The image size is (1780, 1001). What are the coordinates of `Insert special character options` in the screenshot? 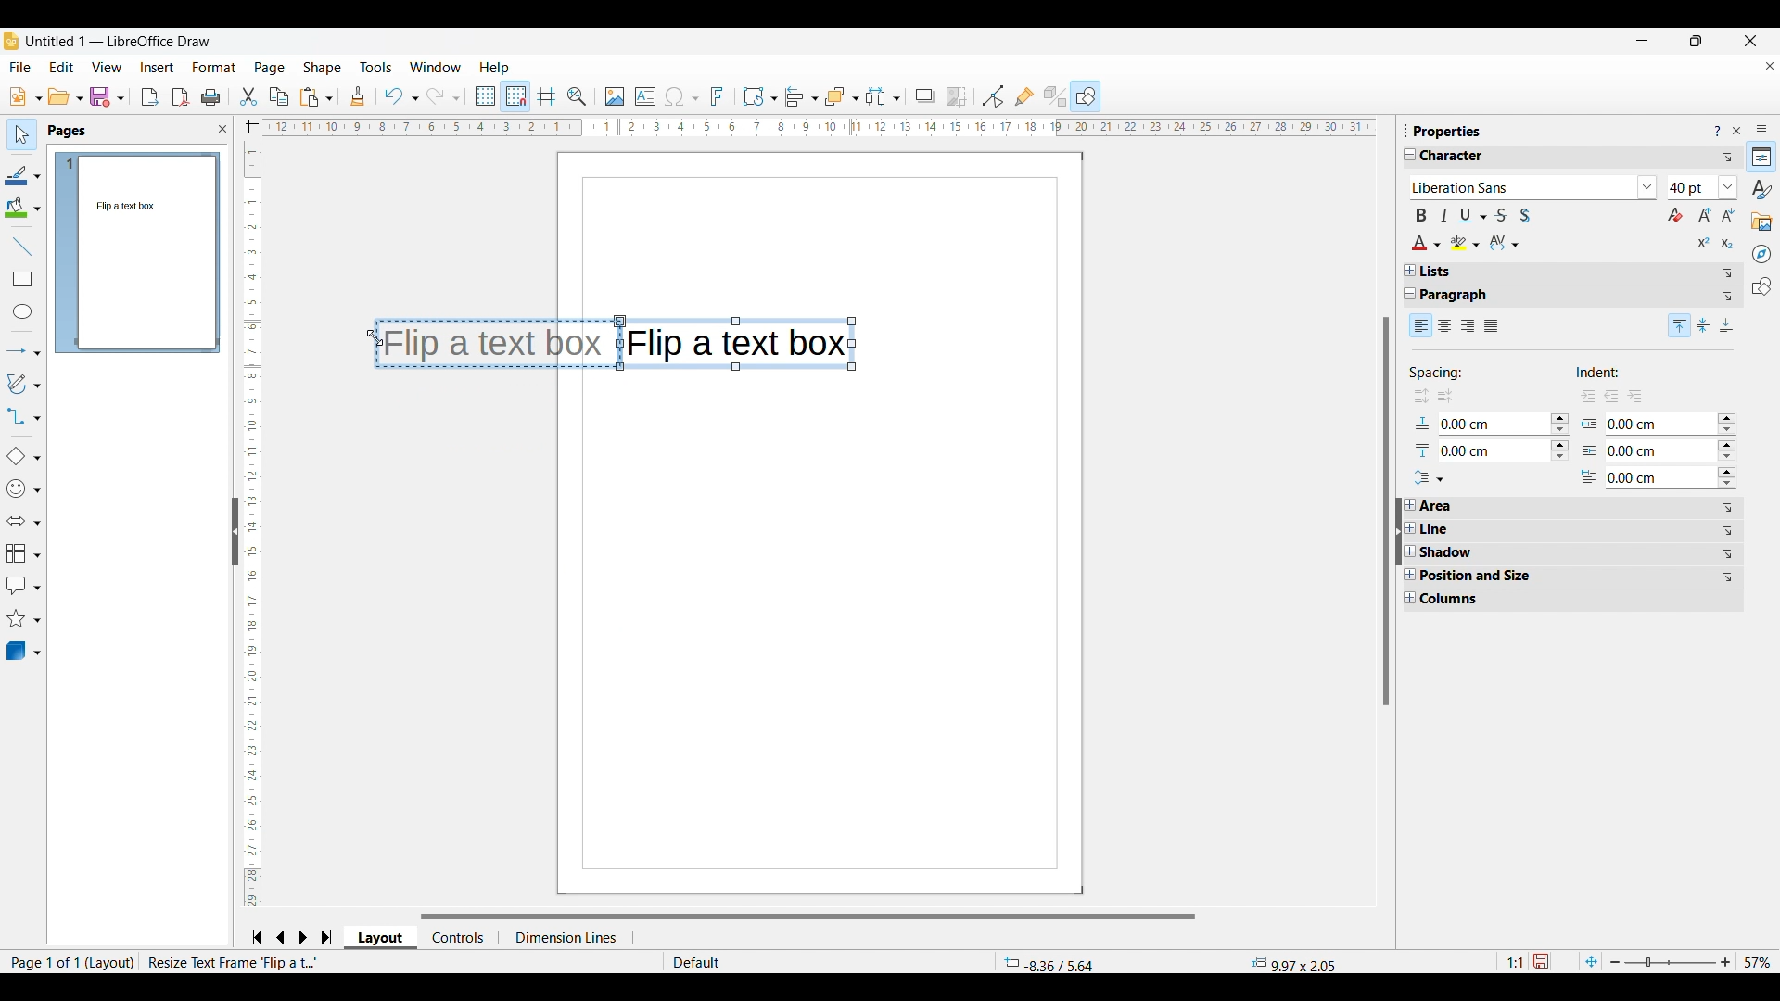 It's located at (681, 97).